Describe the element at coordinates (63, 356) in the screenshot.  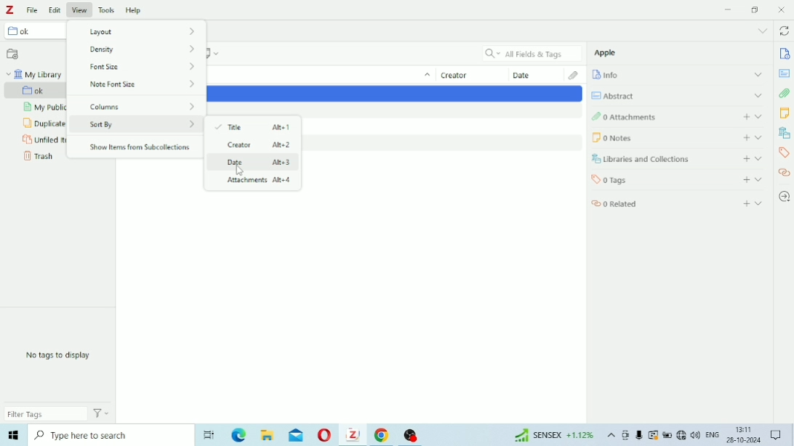
I see `No tags to display` at that location.